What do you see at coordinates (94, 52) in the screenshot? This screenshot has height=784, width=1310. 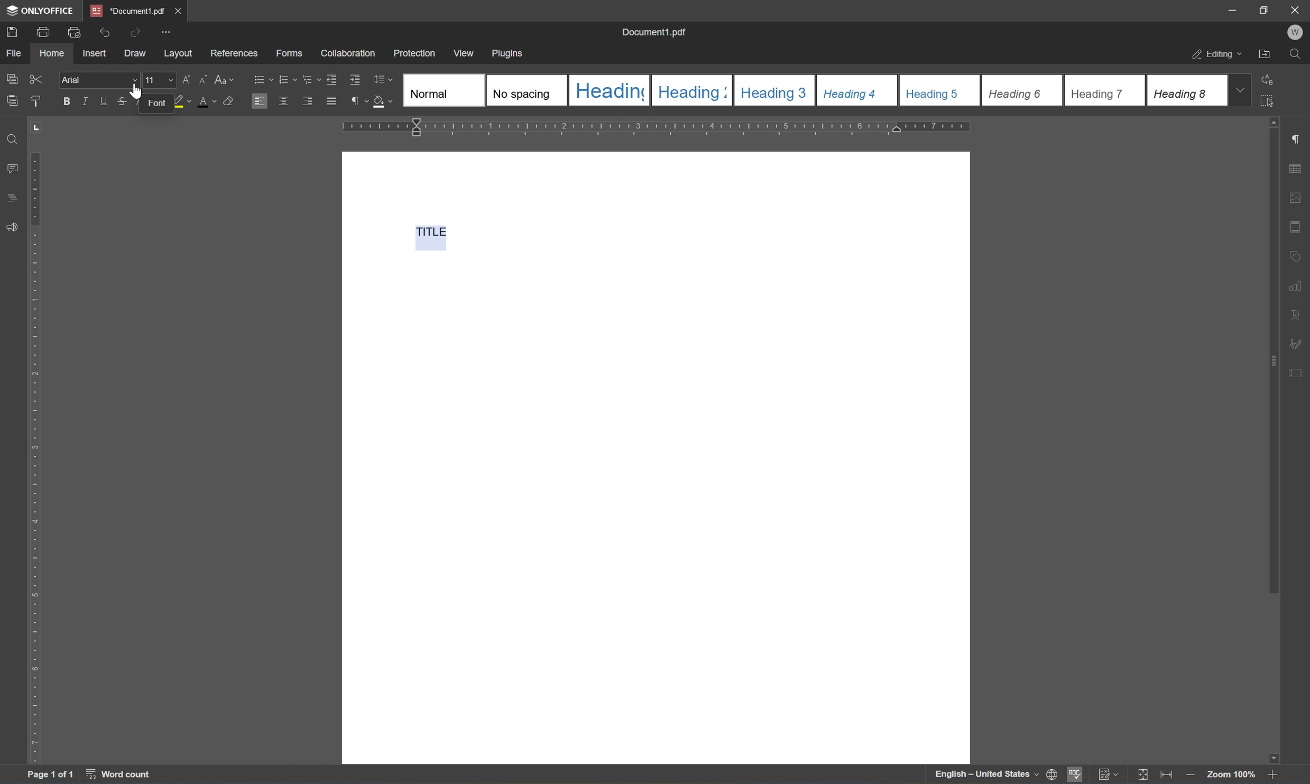 I see `insert` at bounding box center [94, 52].